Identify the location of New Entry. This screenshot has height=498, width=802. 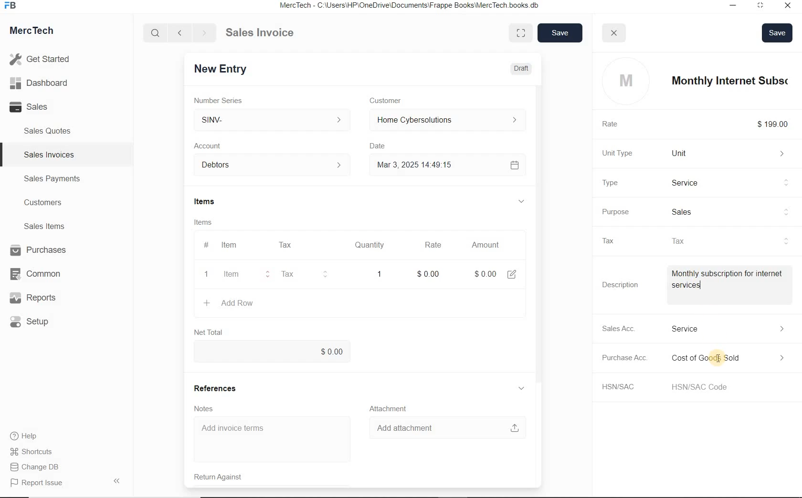
(223, 68).